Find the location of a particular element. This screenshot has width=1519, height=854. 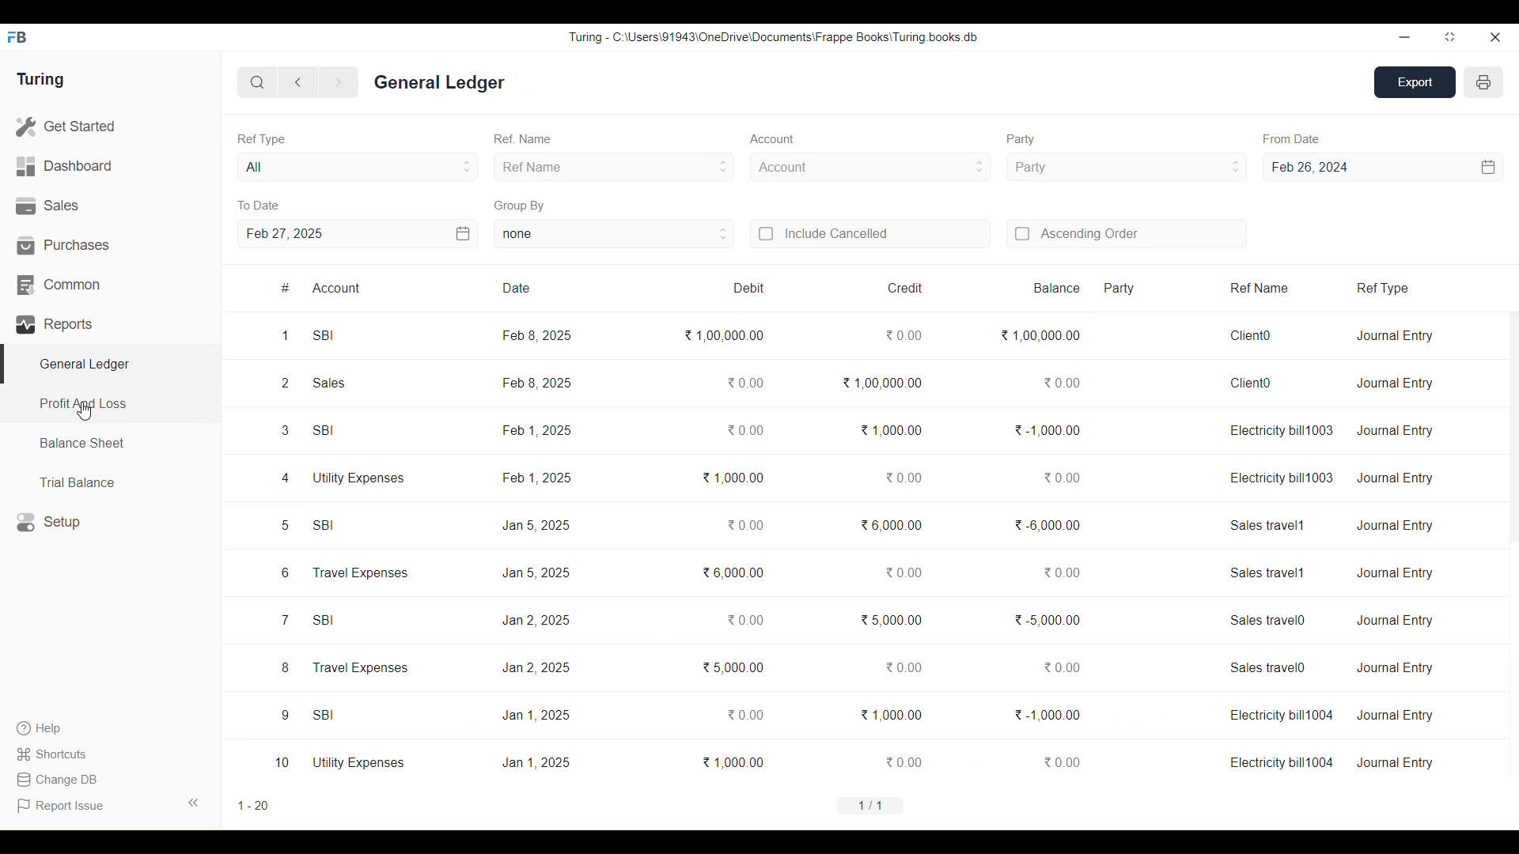

Journal Entry is located at coordinates (1394, 620).